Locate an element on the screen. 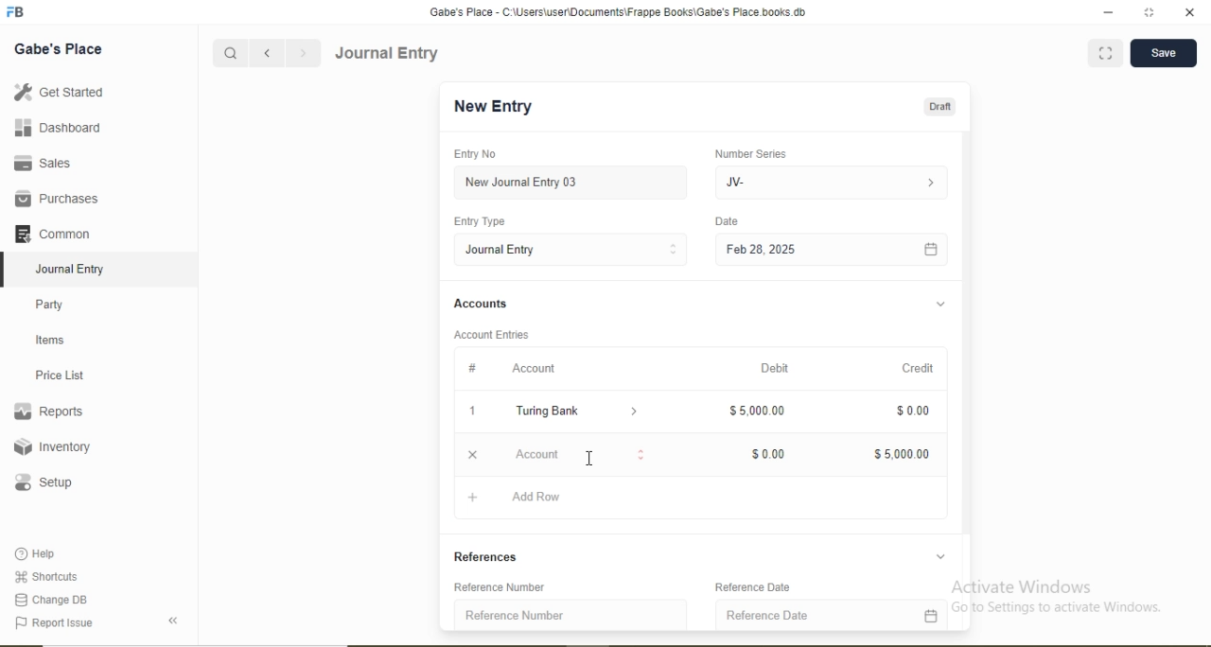 This screenshot has width=1211, height=647. JV- is located at coordinates (735, 183).